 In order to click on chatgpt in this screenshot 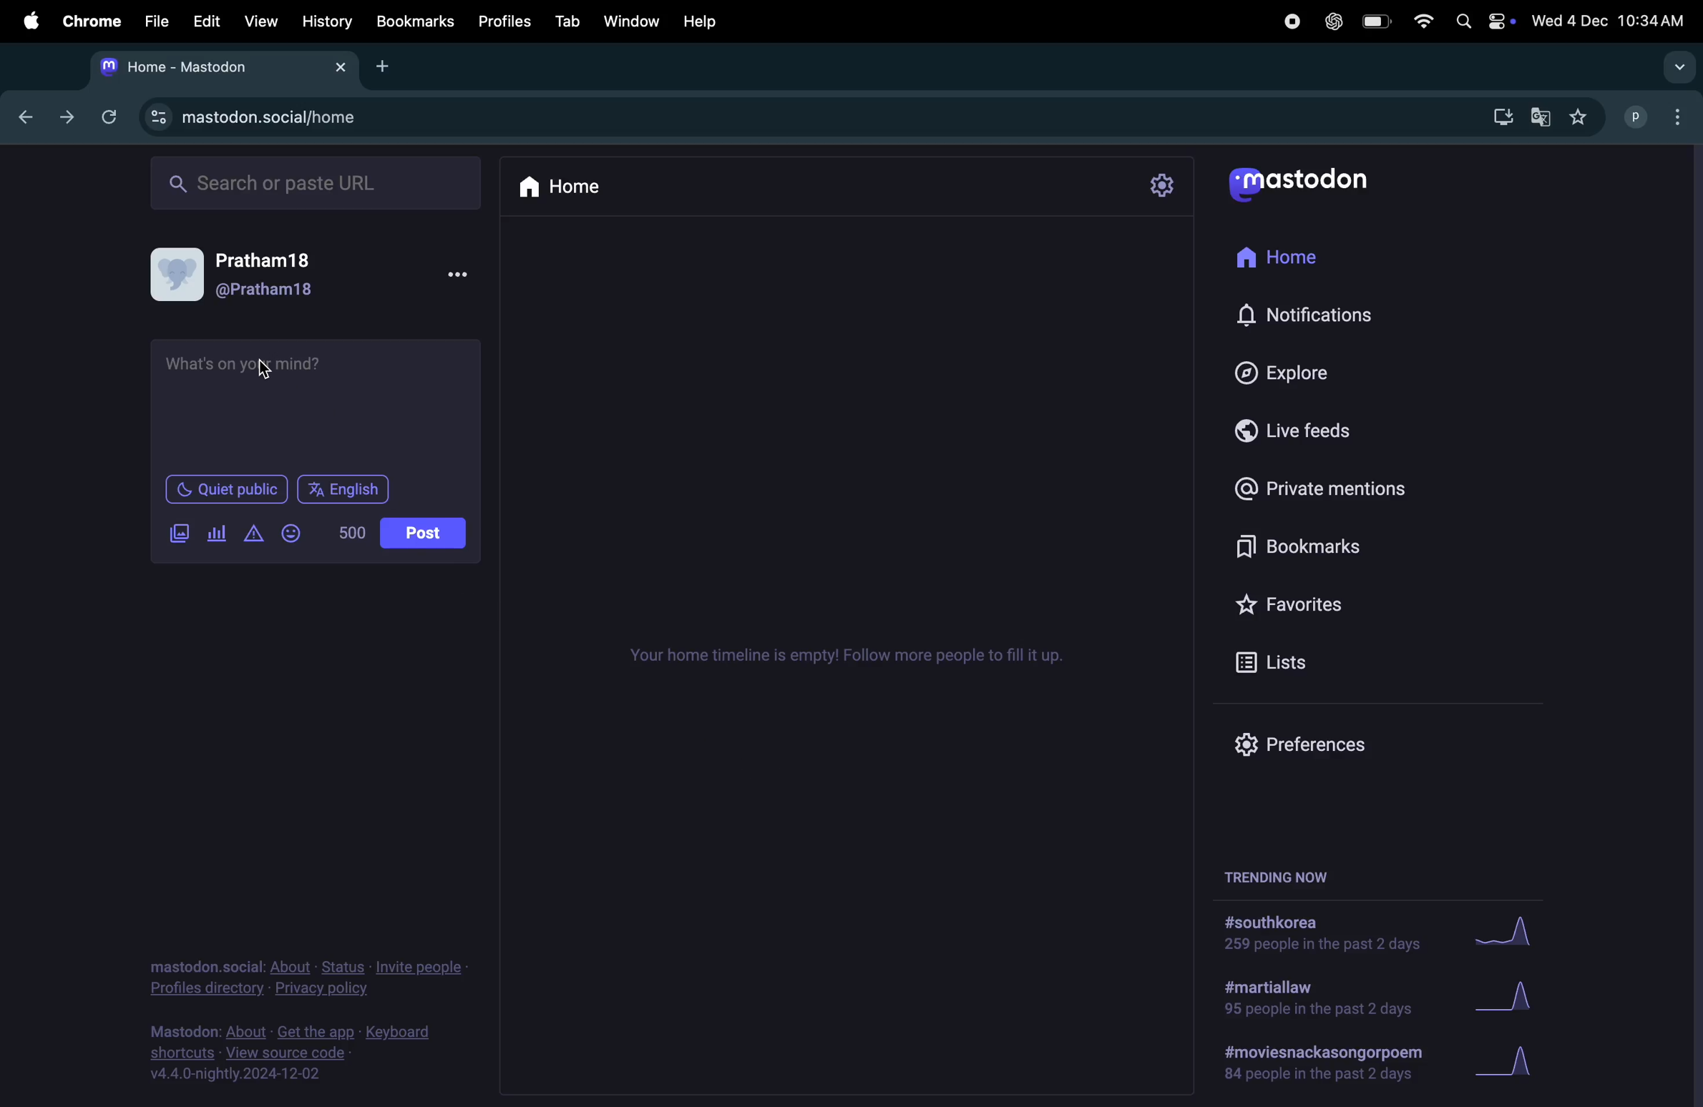, I will do `click(1329, 24)`.